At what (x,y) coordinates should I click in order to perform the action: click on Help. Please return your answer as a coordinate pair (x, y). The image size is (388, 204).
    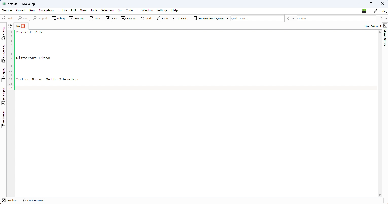
    Looking at the image, I should click on (175, 10).